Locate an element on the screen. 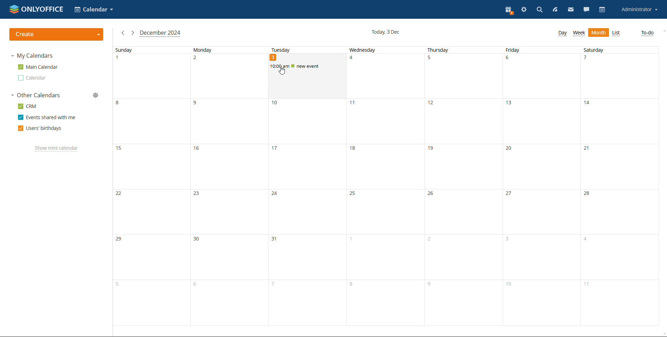 The image size is (667, 337). 3 is located at coordinates (542, 257).